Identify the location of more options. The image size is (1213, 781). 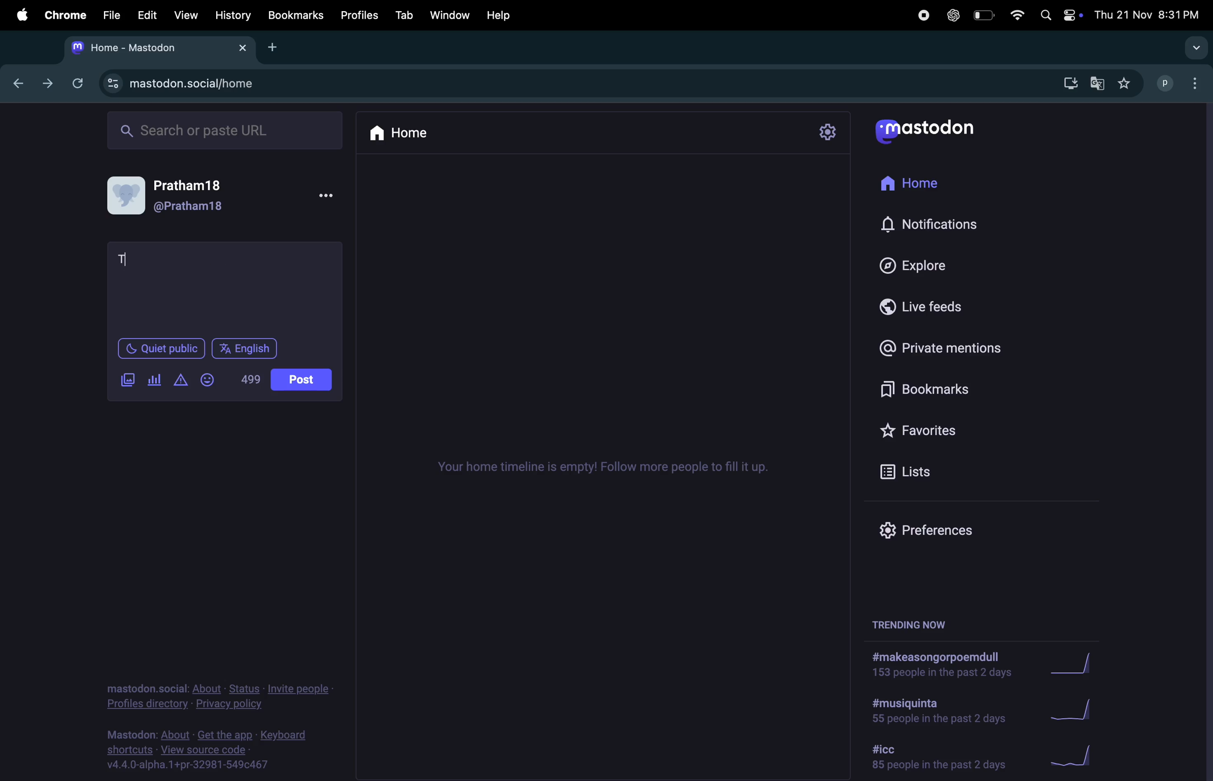
(327, 197).